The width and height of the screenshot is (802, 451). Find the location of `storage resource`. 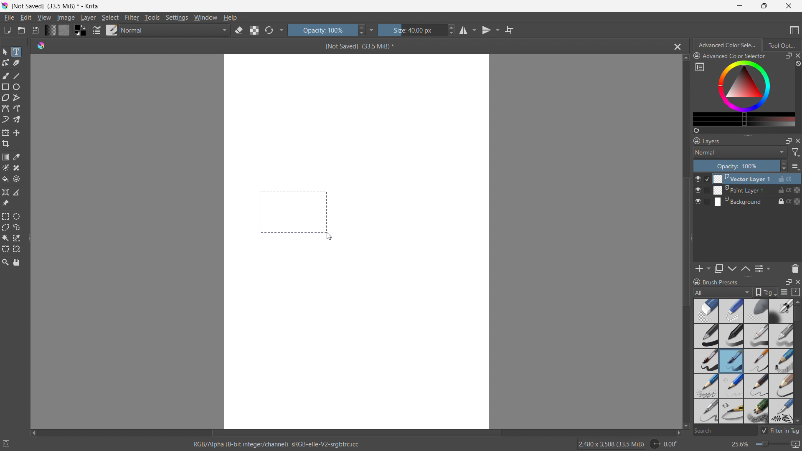

storage resource is located at coordinates (796, 292).